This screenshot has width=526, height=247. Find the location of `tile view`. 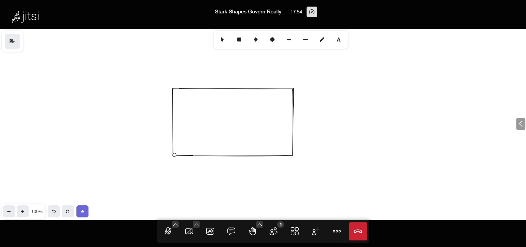

tile view is located at coordinates (295, 230).